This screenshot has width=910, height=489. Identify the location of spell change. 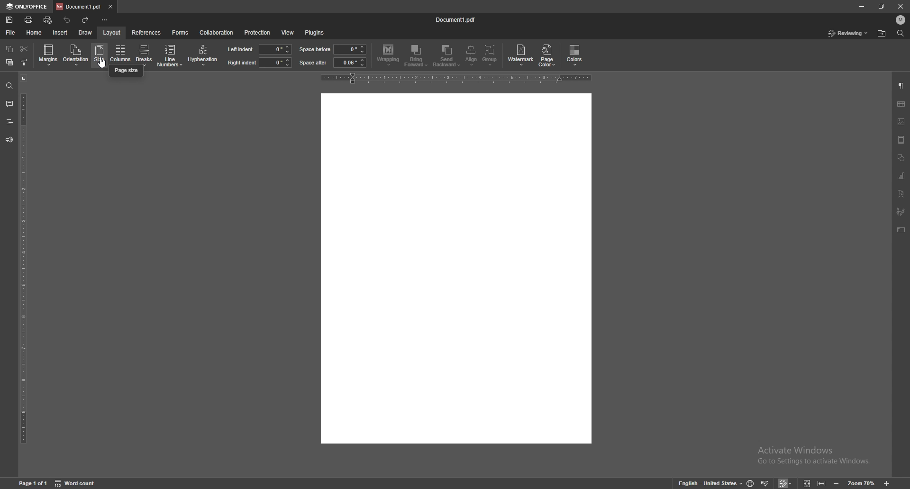
(766, 483).